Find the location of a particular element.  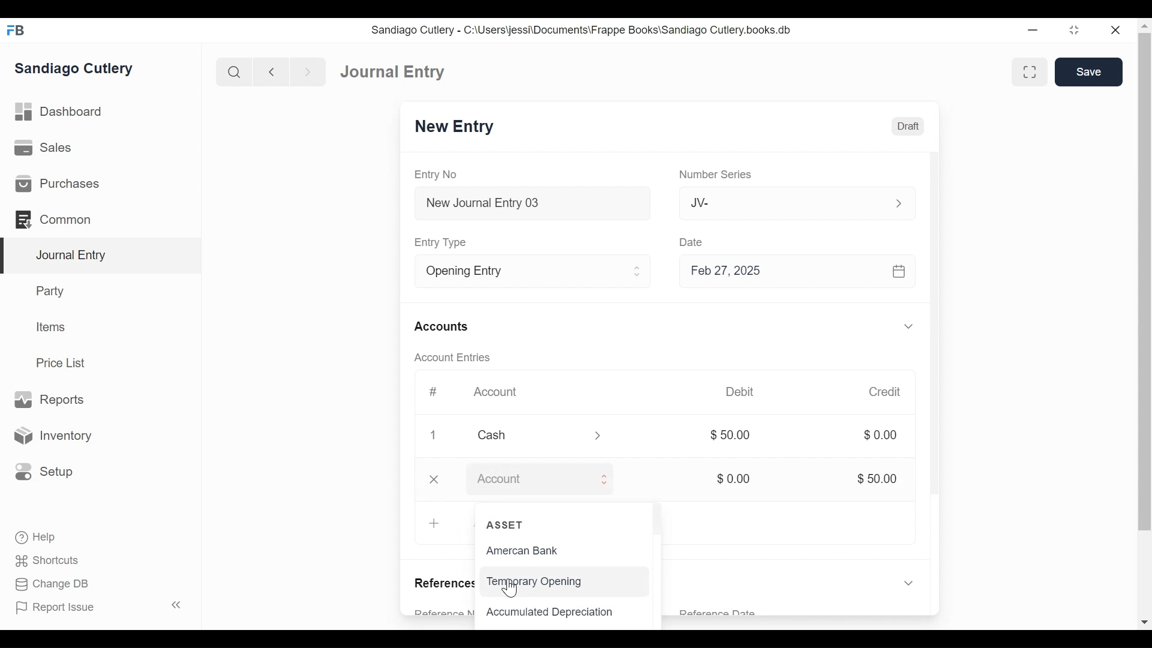

Sales is located at coordinates (43, 147).